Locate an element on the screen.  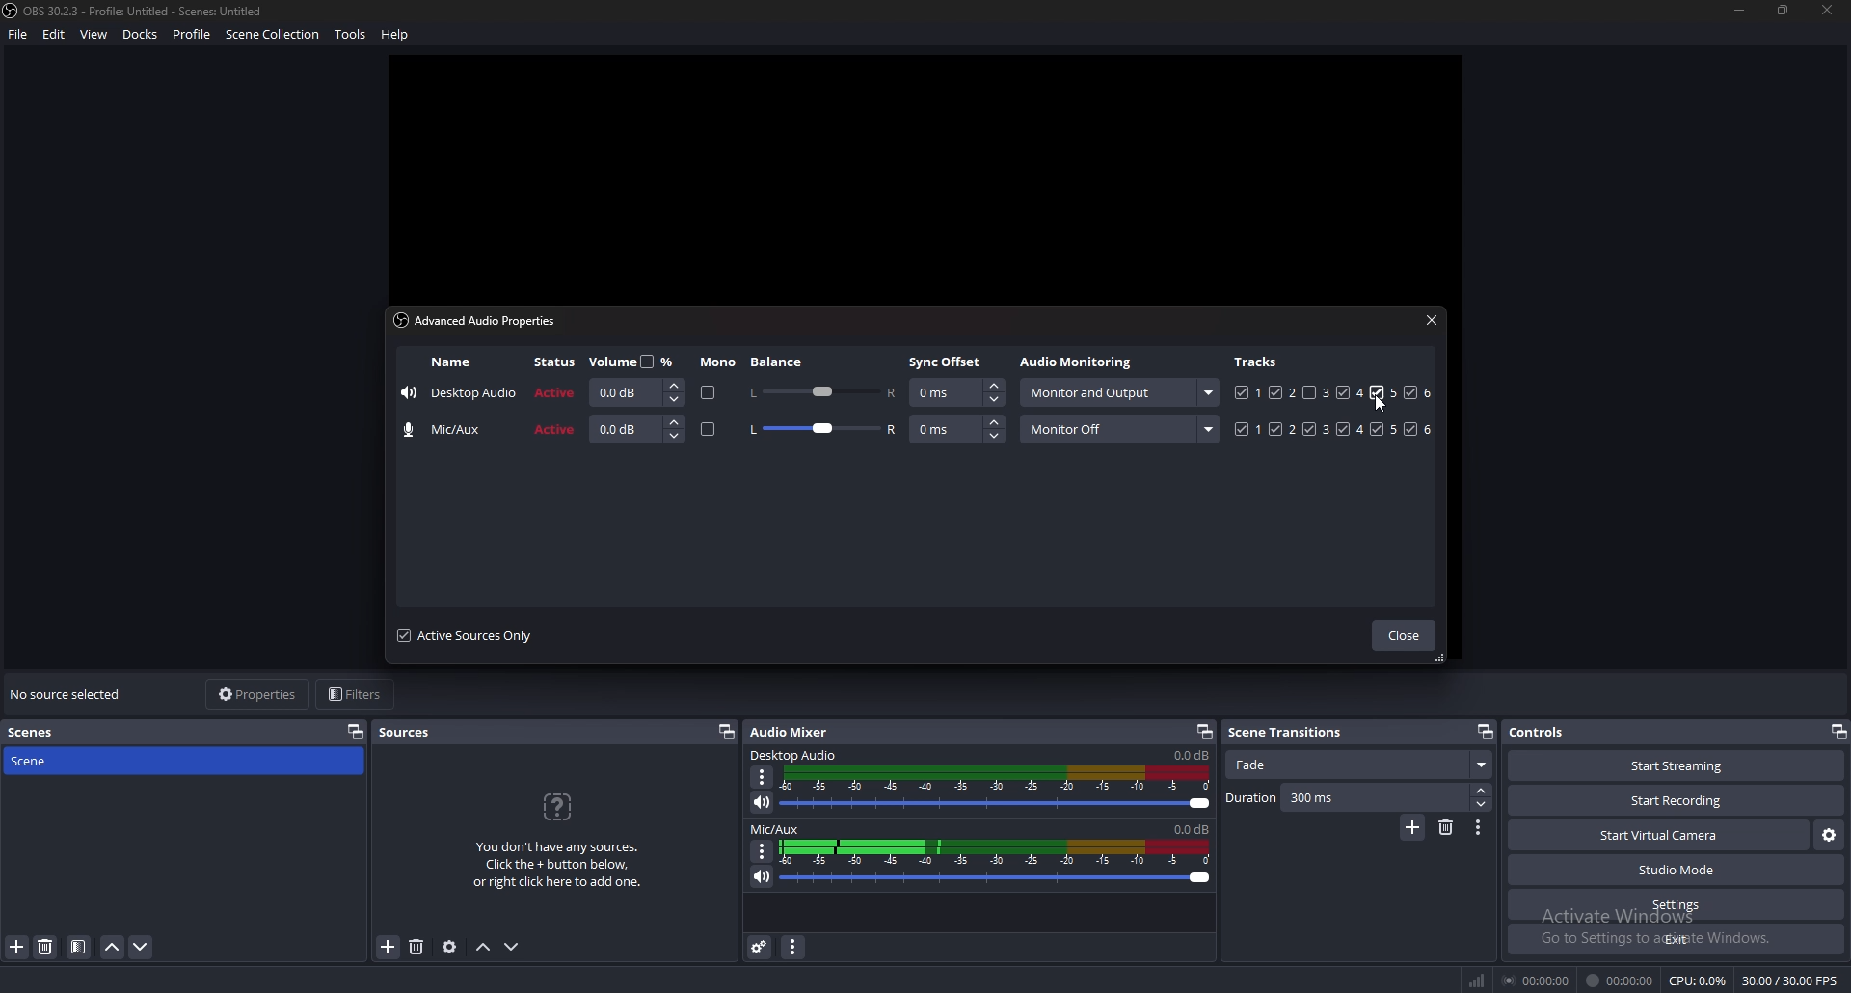
close is located at coordinates (1403, 636).